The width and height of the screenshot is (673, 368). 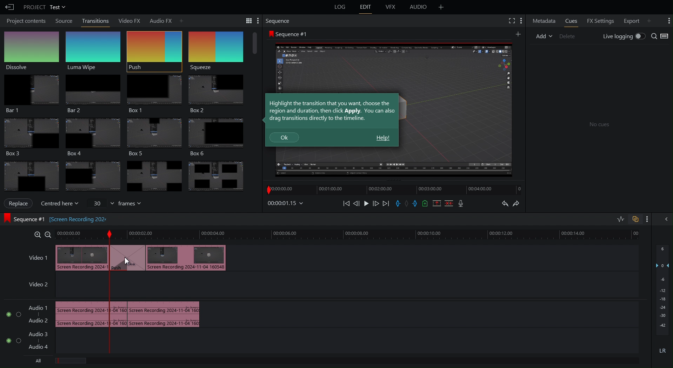 What do you see at coordinates (64, 21) in the screenshot?
I see `Source` at bounding box center [64, 21].